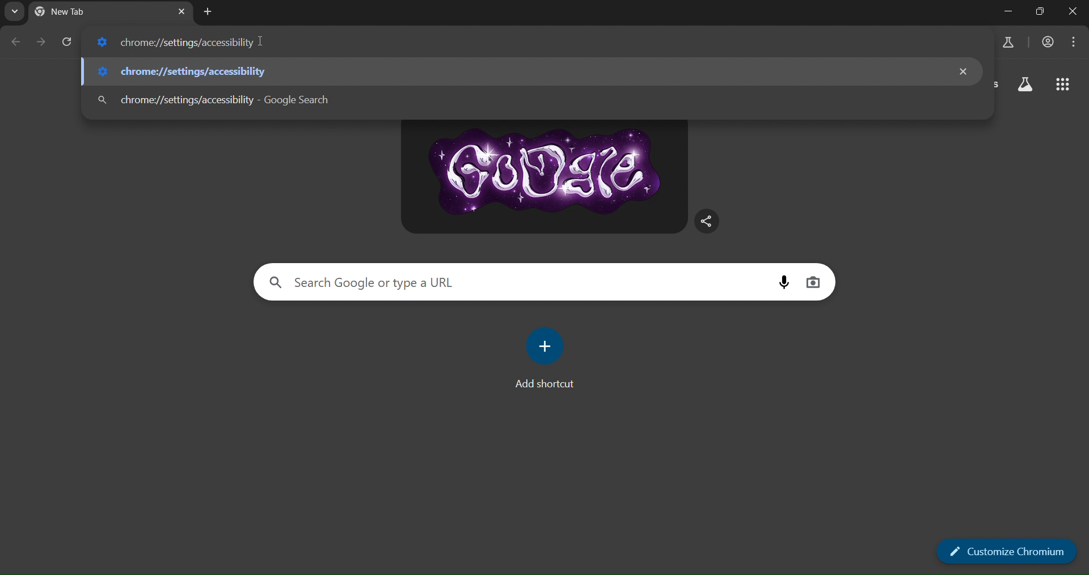  What do you see at coordinates (1074, 41) in the screenshot?
I see `menu` at bounding box center [1074, 41].